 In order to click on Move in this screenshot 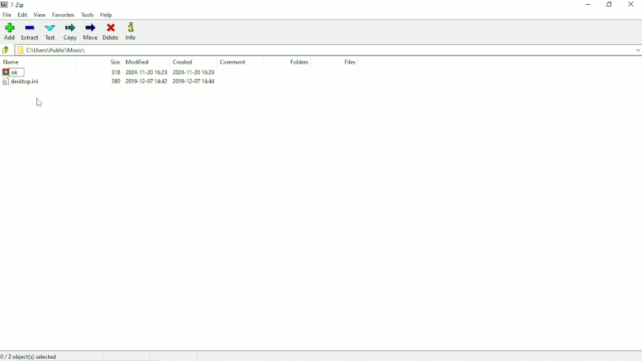, I will do `click(90, 32)`.